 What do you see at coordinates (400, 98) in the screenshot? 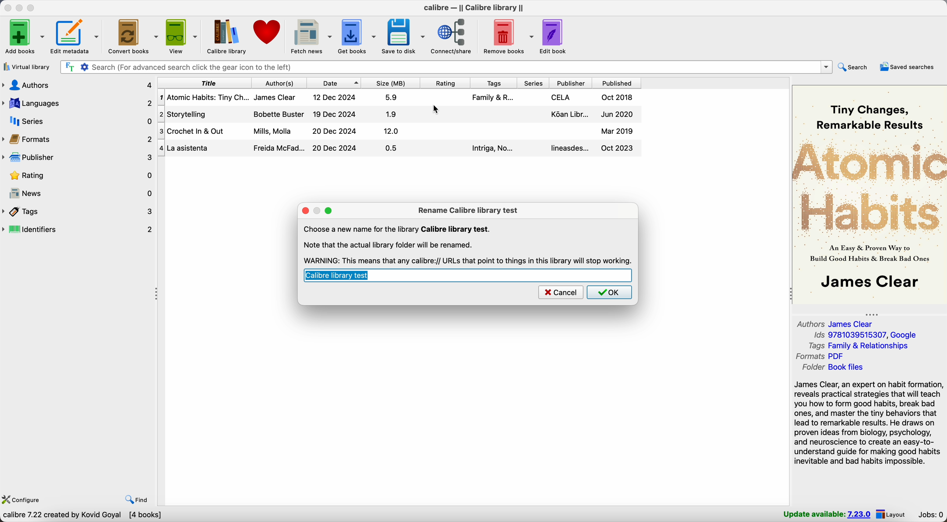
I see `Atomic Habitis: Tiny Changes... book` at bounding box center [400, 98].